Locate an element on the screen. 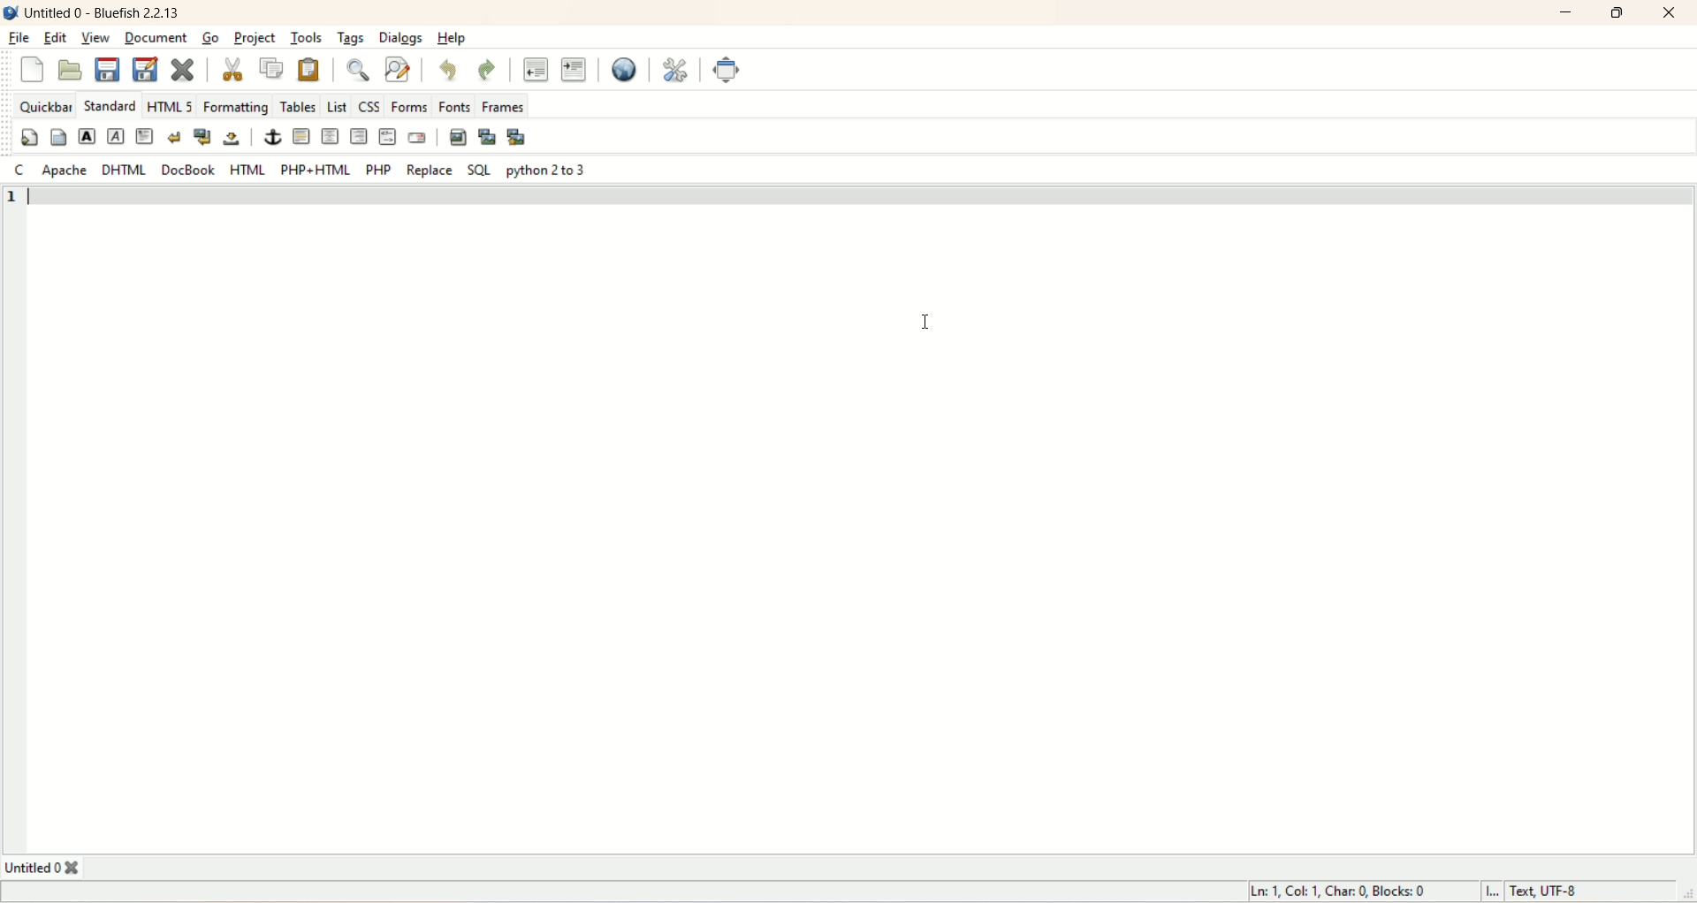 The image size is (1697, 903). DHTML is located at coordinates (125, 171).